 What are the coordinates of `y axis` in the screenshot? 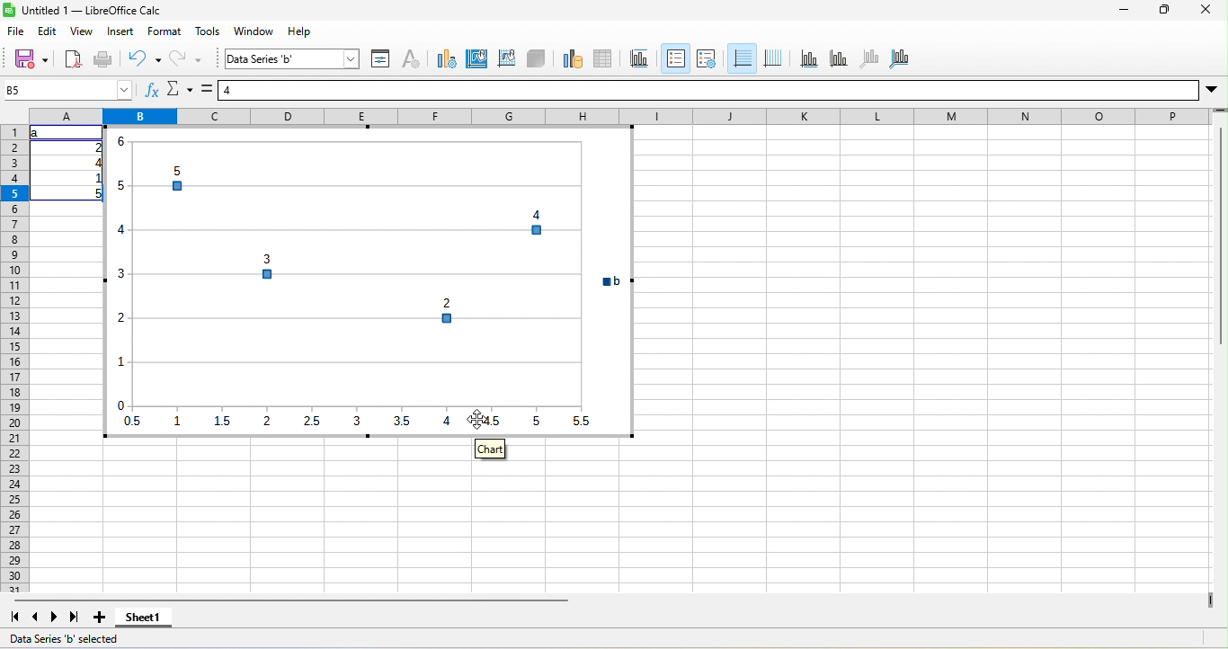 It's located at (840, 60).